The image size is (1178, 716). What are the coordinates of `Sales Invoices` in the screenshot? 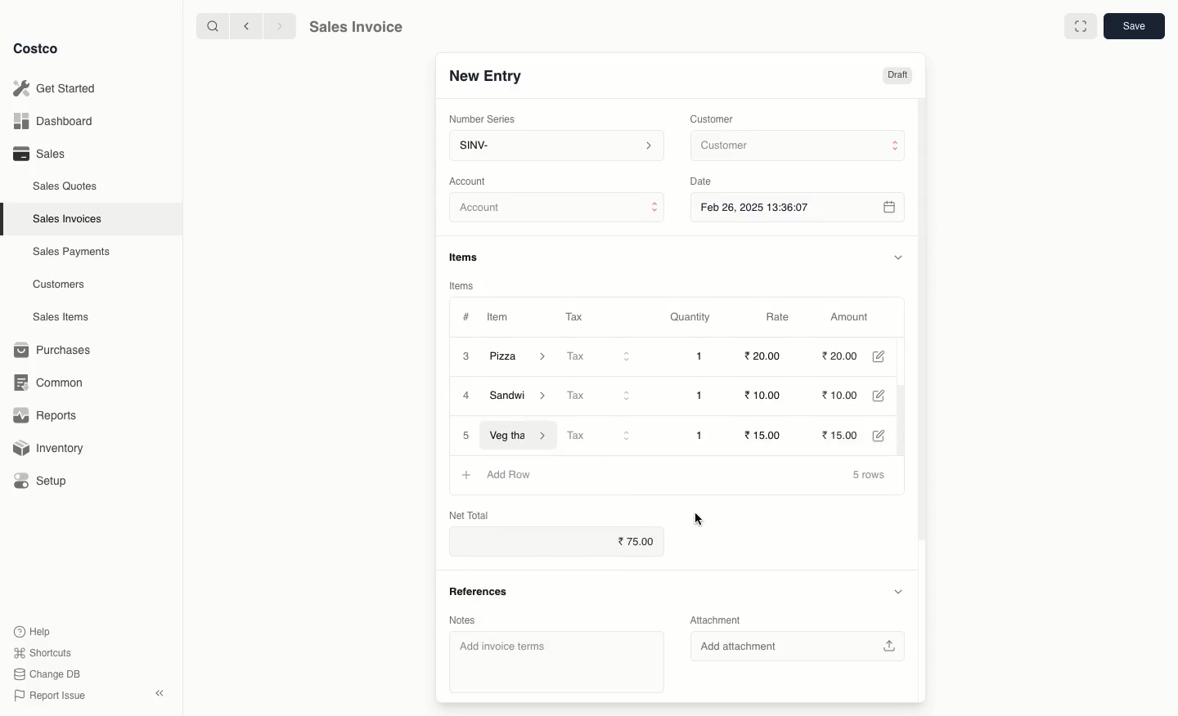 It's located at (68, 219).